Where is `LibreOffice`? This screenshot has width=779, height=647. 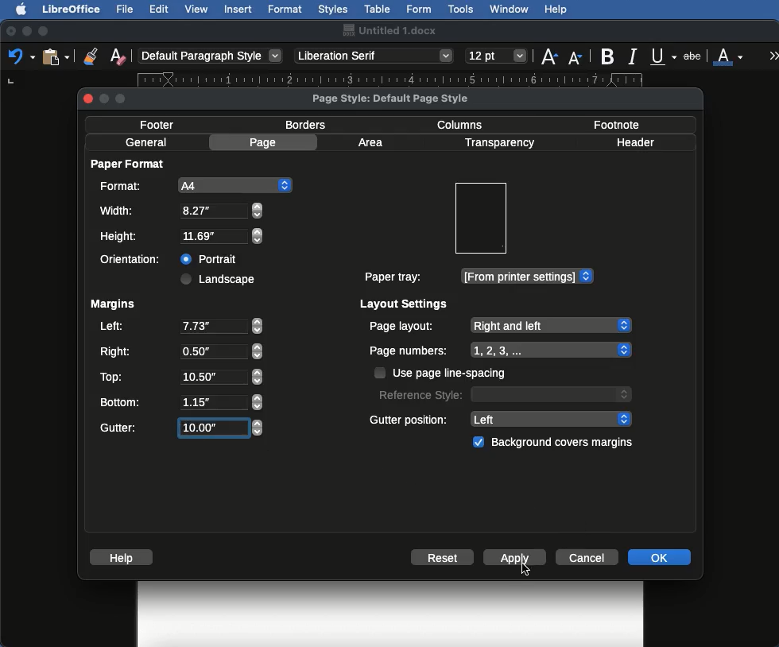 LibreOffice is located at coordinates (71, 9).